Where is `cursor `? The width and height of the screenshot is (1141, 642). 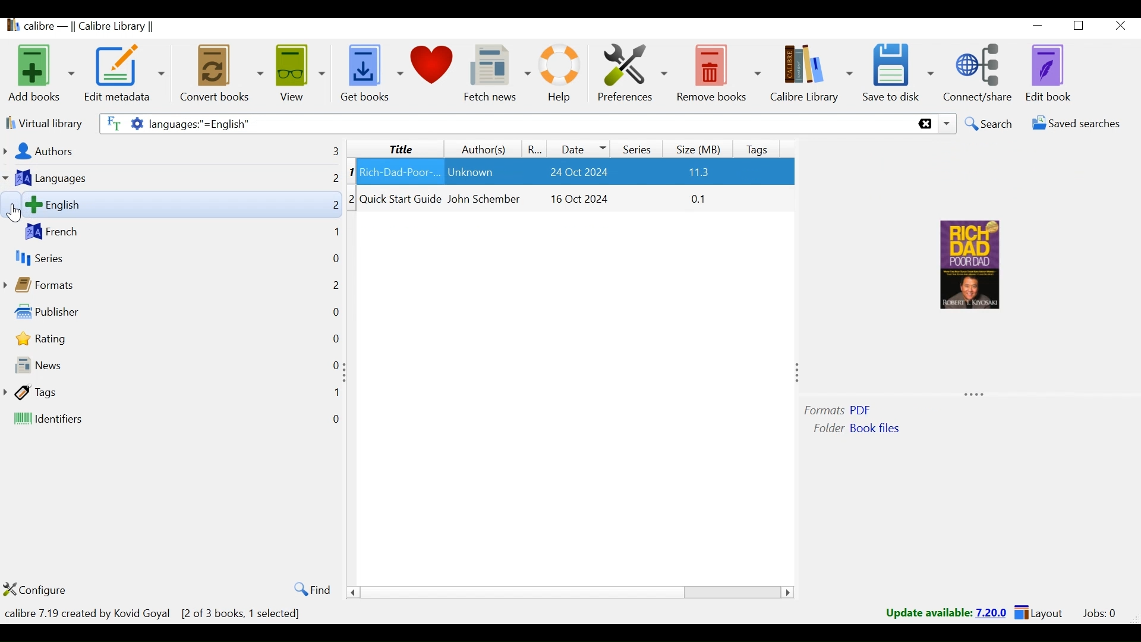
cursor  is located at coordinates (13, 216).